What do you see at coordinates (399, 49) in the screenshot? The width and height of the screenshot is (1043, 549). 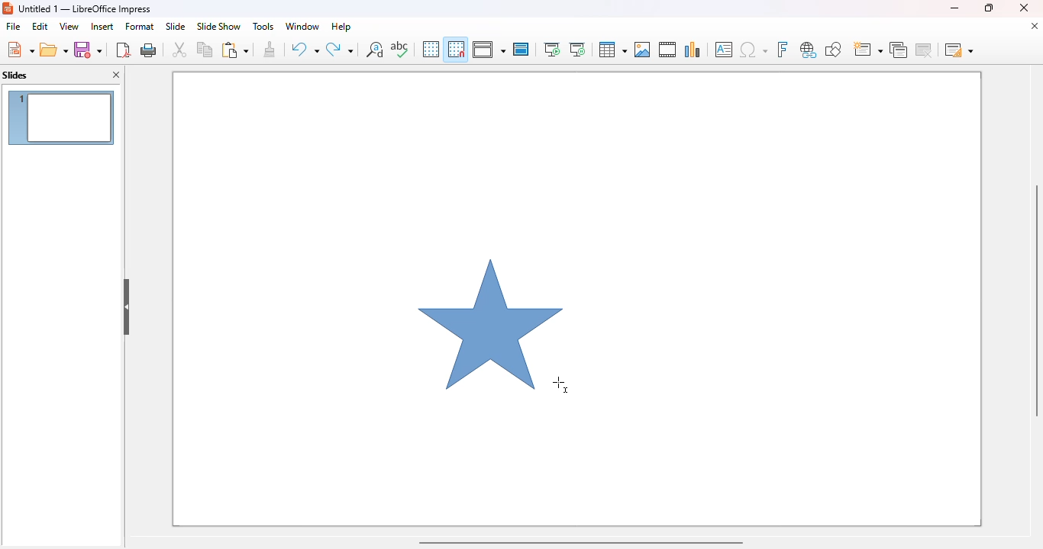 I see `spelling` at bounding box center [399, 49].